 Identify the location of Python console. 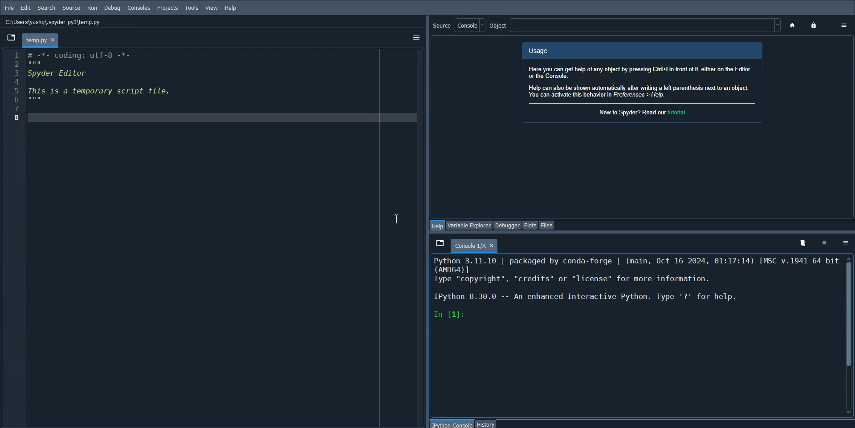
(452, 424).